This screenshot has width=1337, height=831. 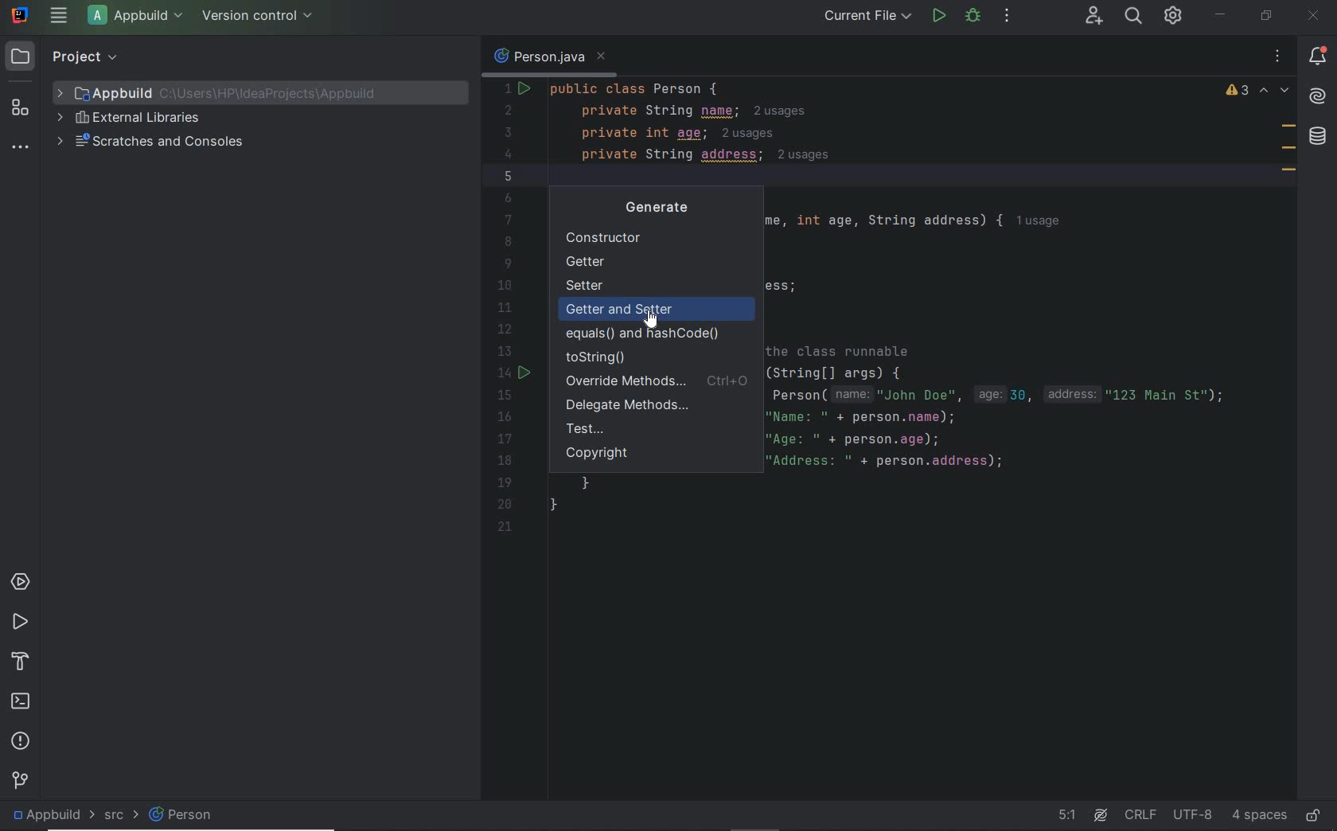 What do you see at coordinates (591, 285) in the screenshot?
I see `Setter` at bounding box center [591, 285].